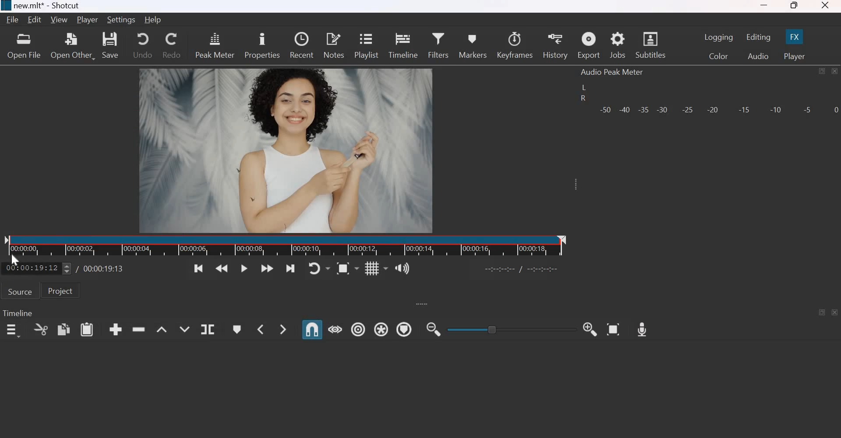 This screenshot has height=438, width=841. What do you see at coordinates (14, 20) in the screenshot?
I see `File` at bounding box center [14, 20].